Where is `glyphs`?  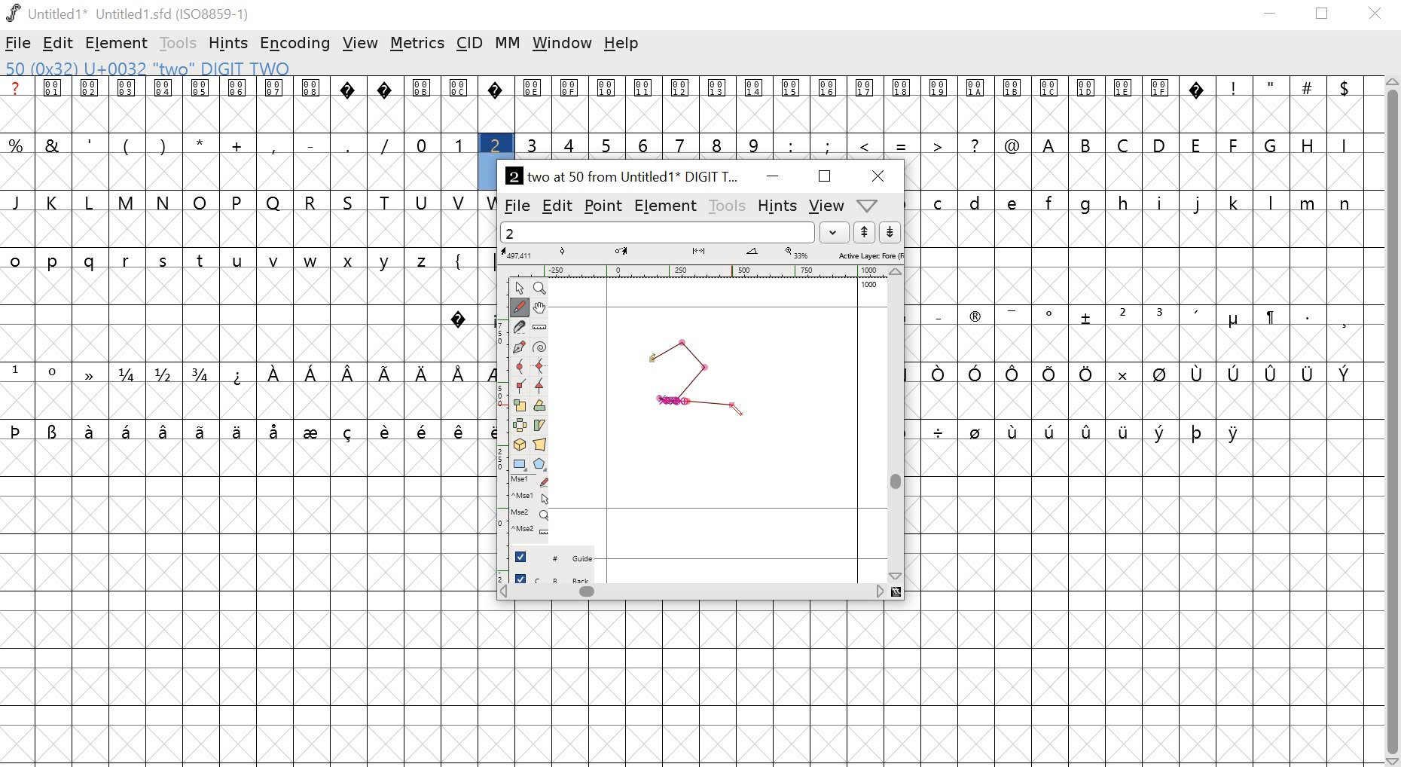
glyphs is located at coordinates (923, 115).